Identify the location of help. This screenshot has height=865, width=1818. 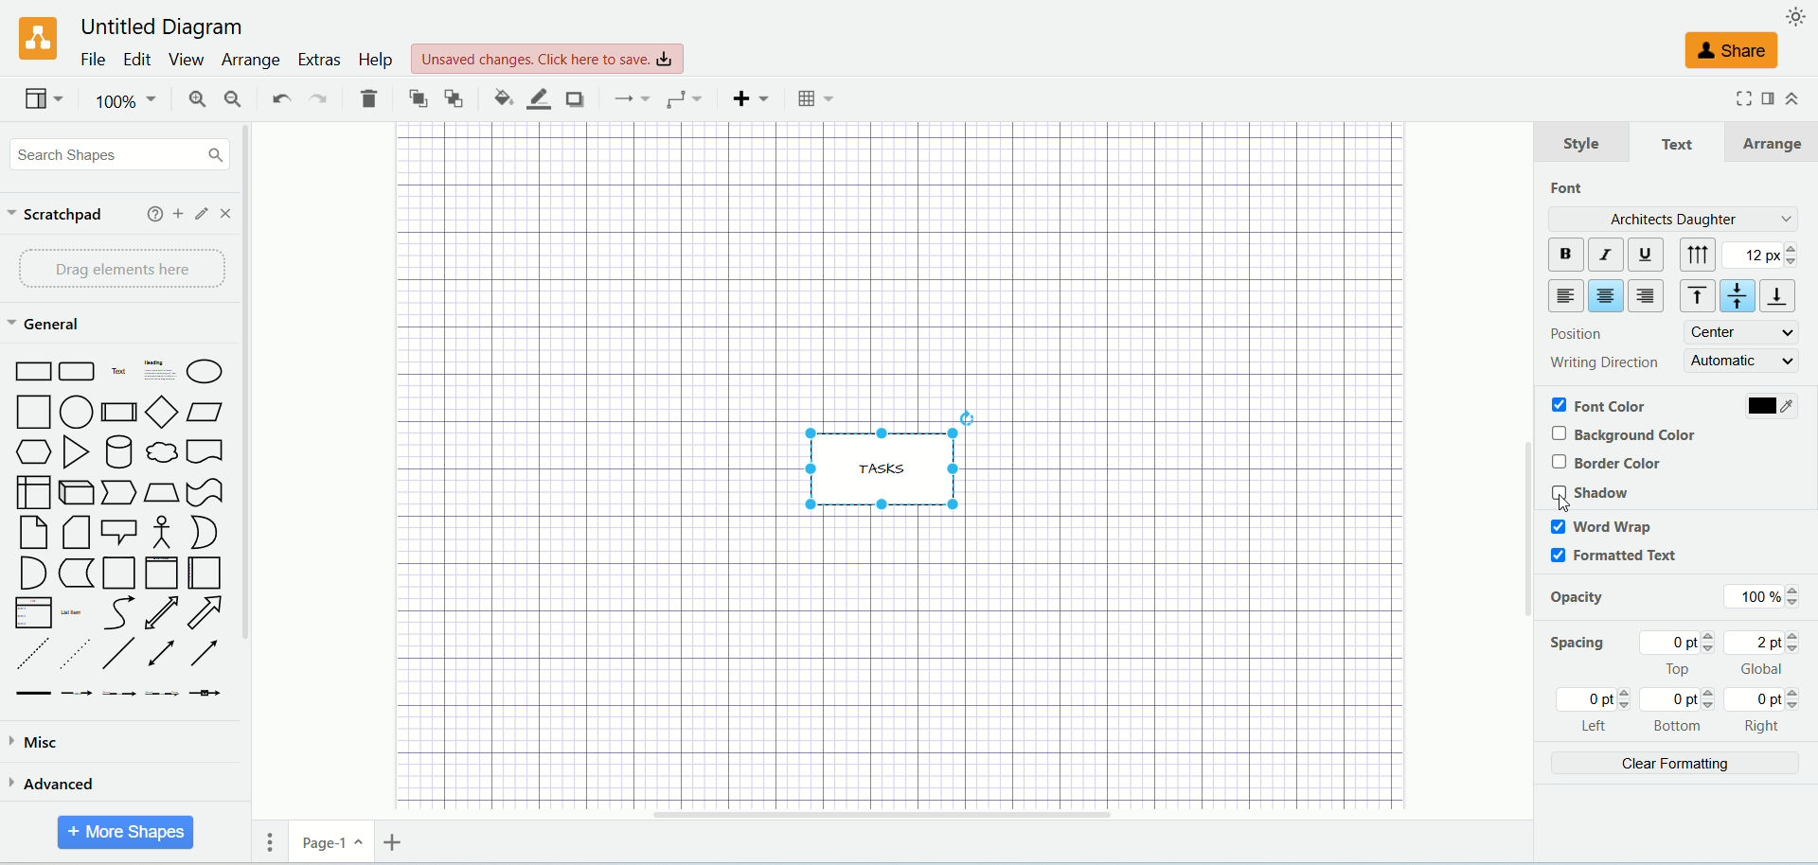
(373, 62).